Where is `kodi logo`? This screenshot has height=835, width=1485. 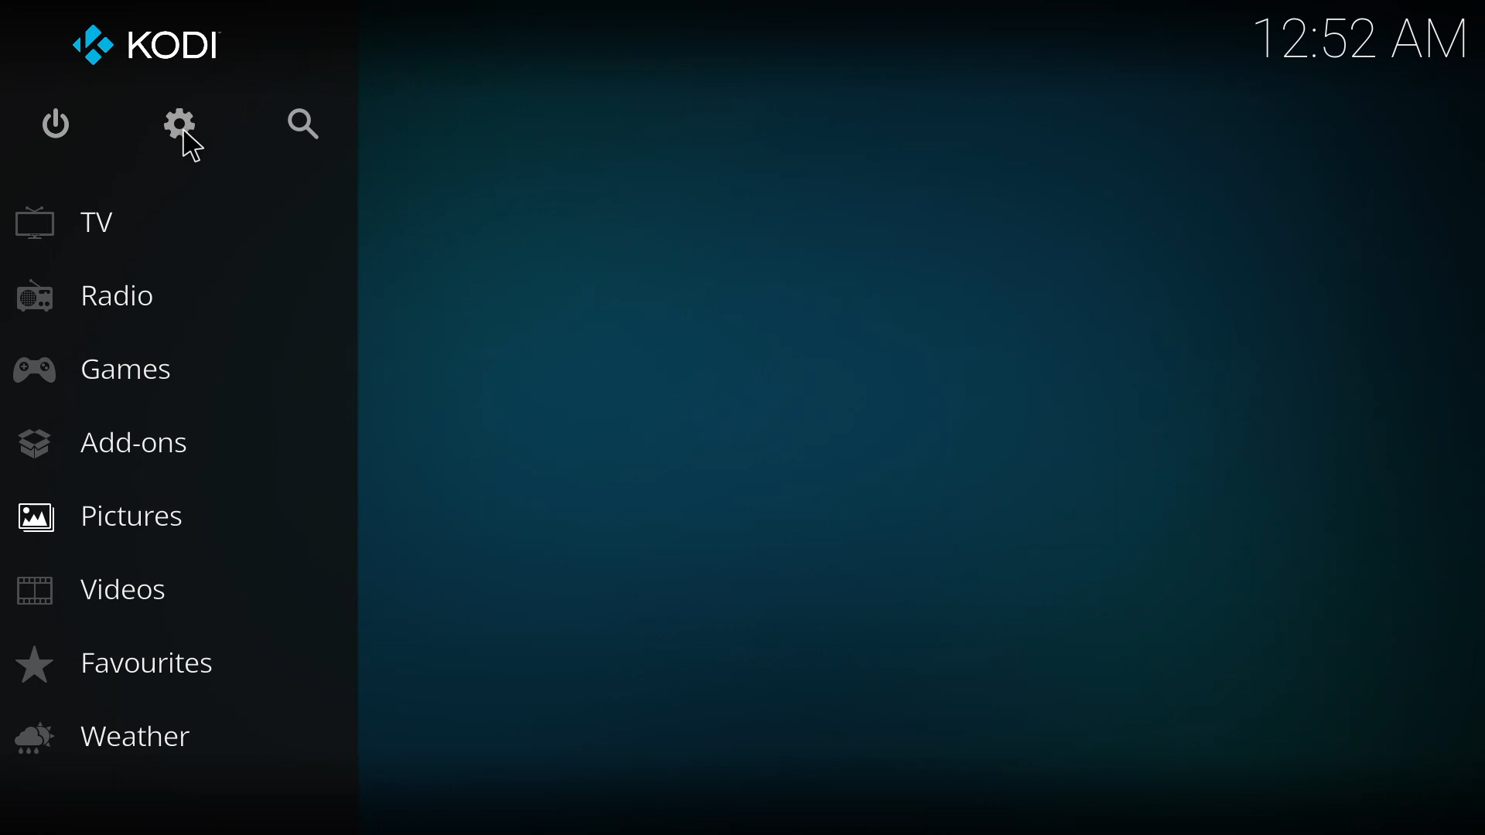
kodi logo is located at coordinates (90, 46).